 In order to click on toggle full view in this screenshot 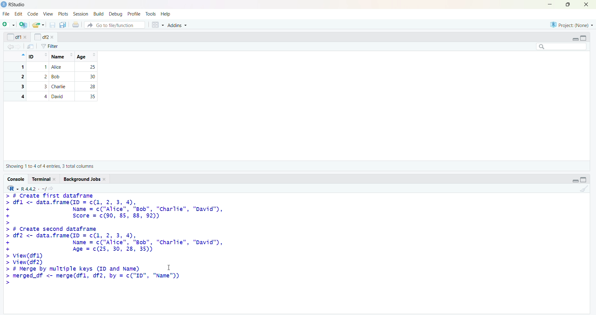, I will do `click(583, 38)`.